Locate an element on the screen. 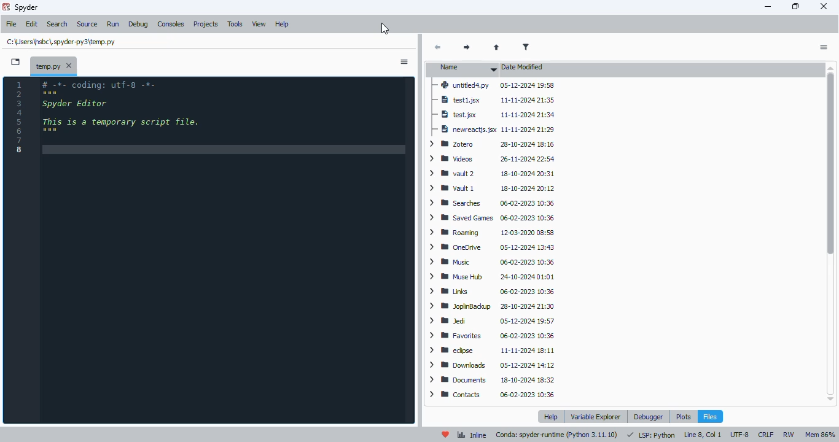 This screenshot has width=839, height=442. date modified is located at coordinates (525, 68).